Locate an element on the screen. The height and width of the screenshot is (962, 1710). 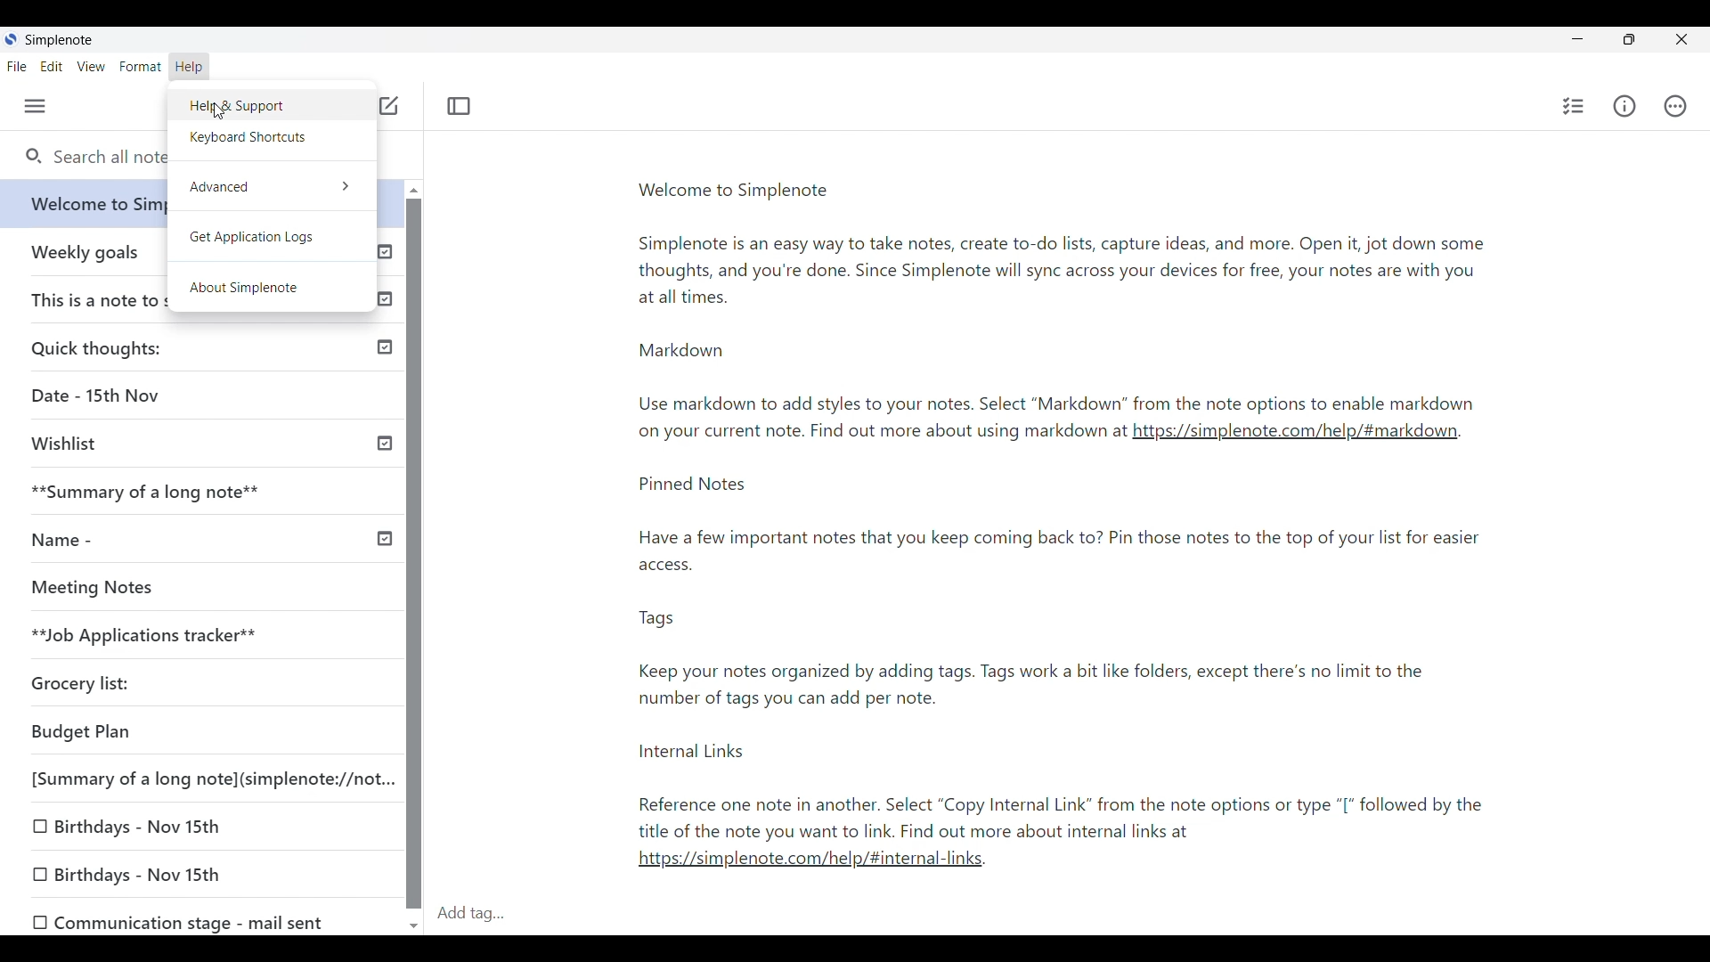
Get application logs is located at coordinates (272, 237).